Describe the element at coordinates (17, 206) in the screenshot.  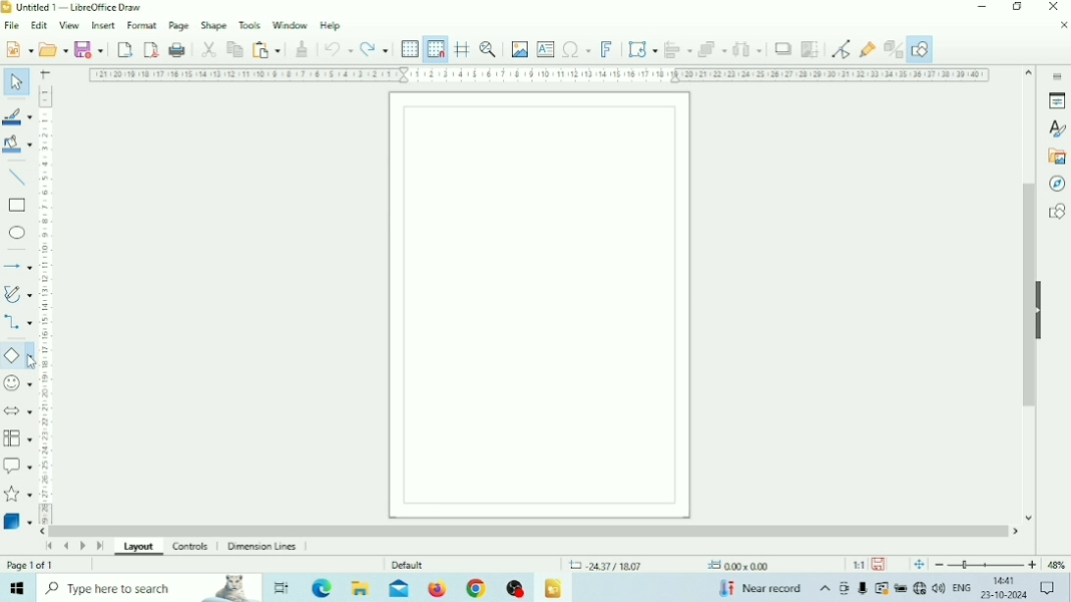
I see `Rectangle` at that location.